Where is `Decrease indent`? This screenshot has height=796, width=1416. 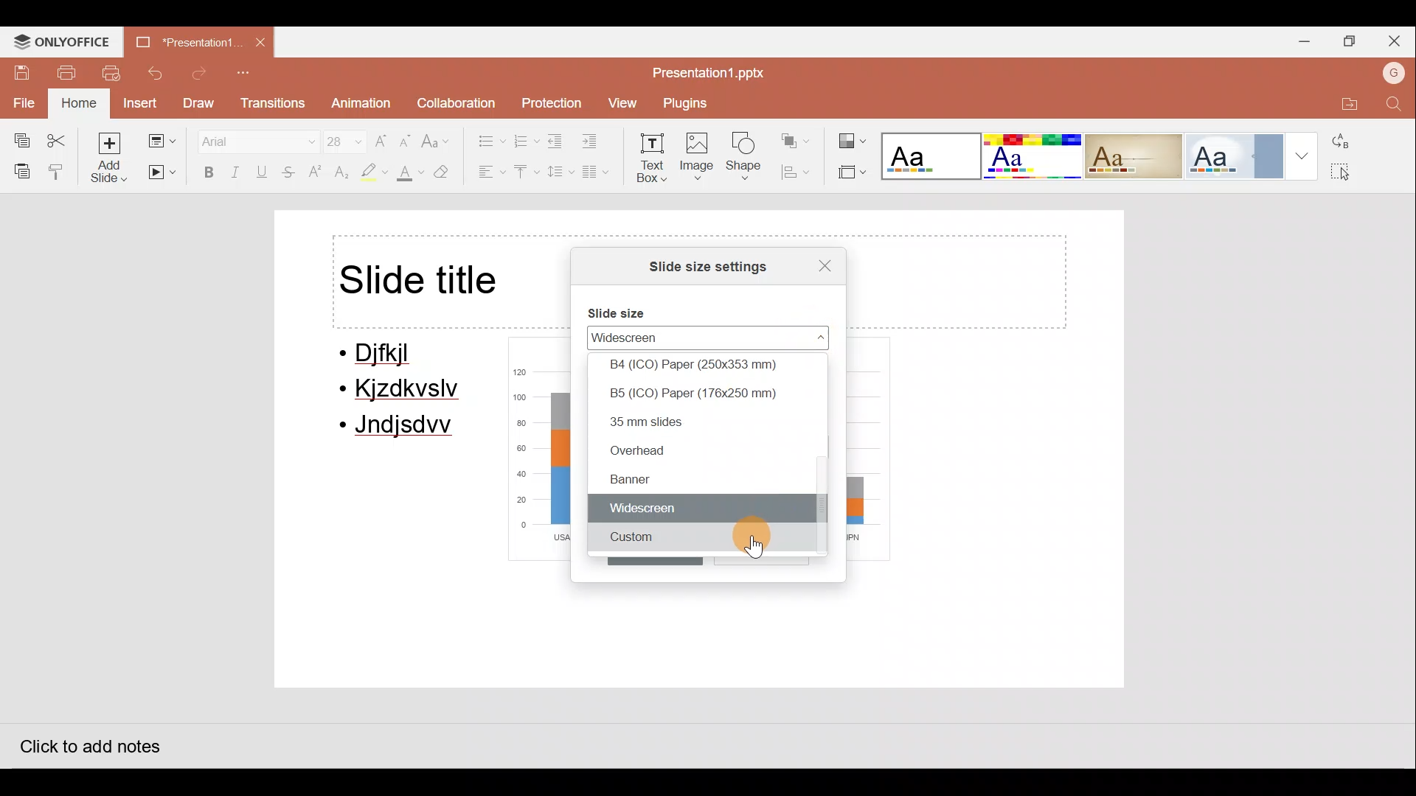 Decrease indent is located at coordinates (558, 141).